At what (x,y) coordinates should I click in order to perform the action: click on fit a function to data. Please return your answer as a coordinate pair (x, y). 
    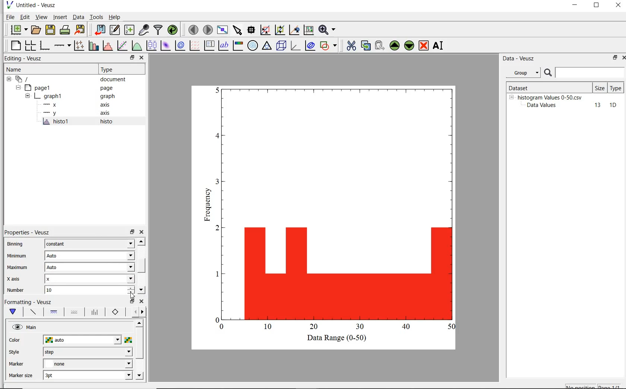
    Looking at the image, I should click on (123, 45).